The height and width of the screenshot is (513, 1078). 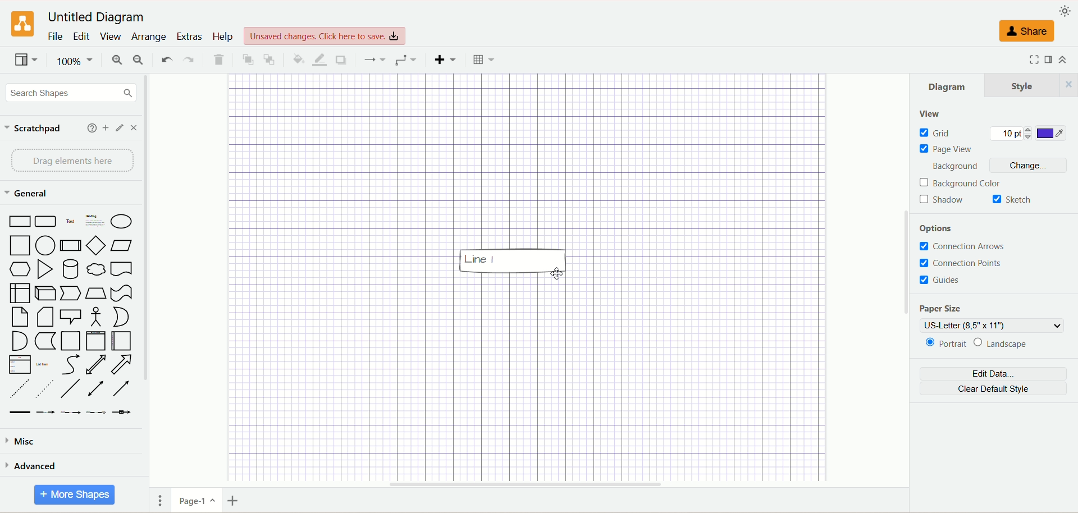 I want to click on options, so click(x=937, y=226).